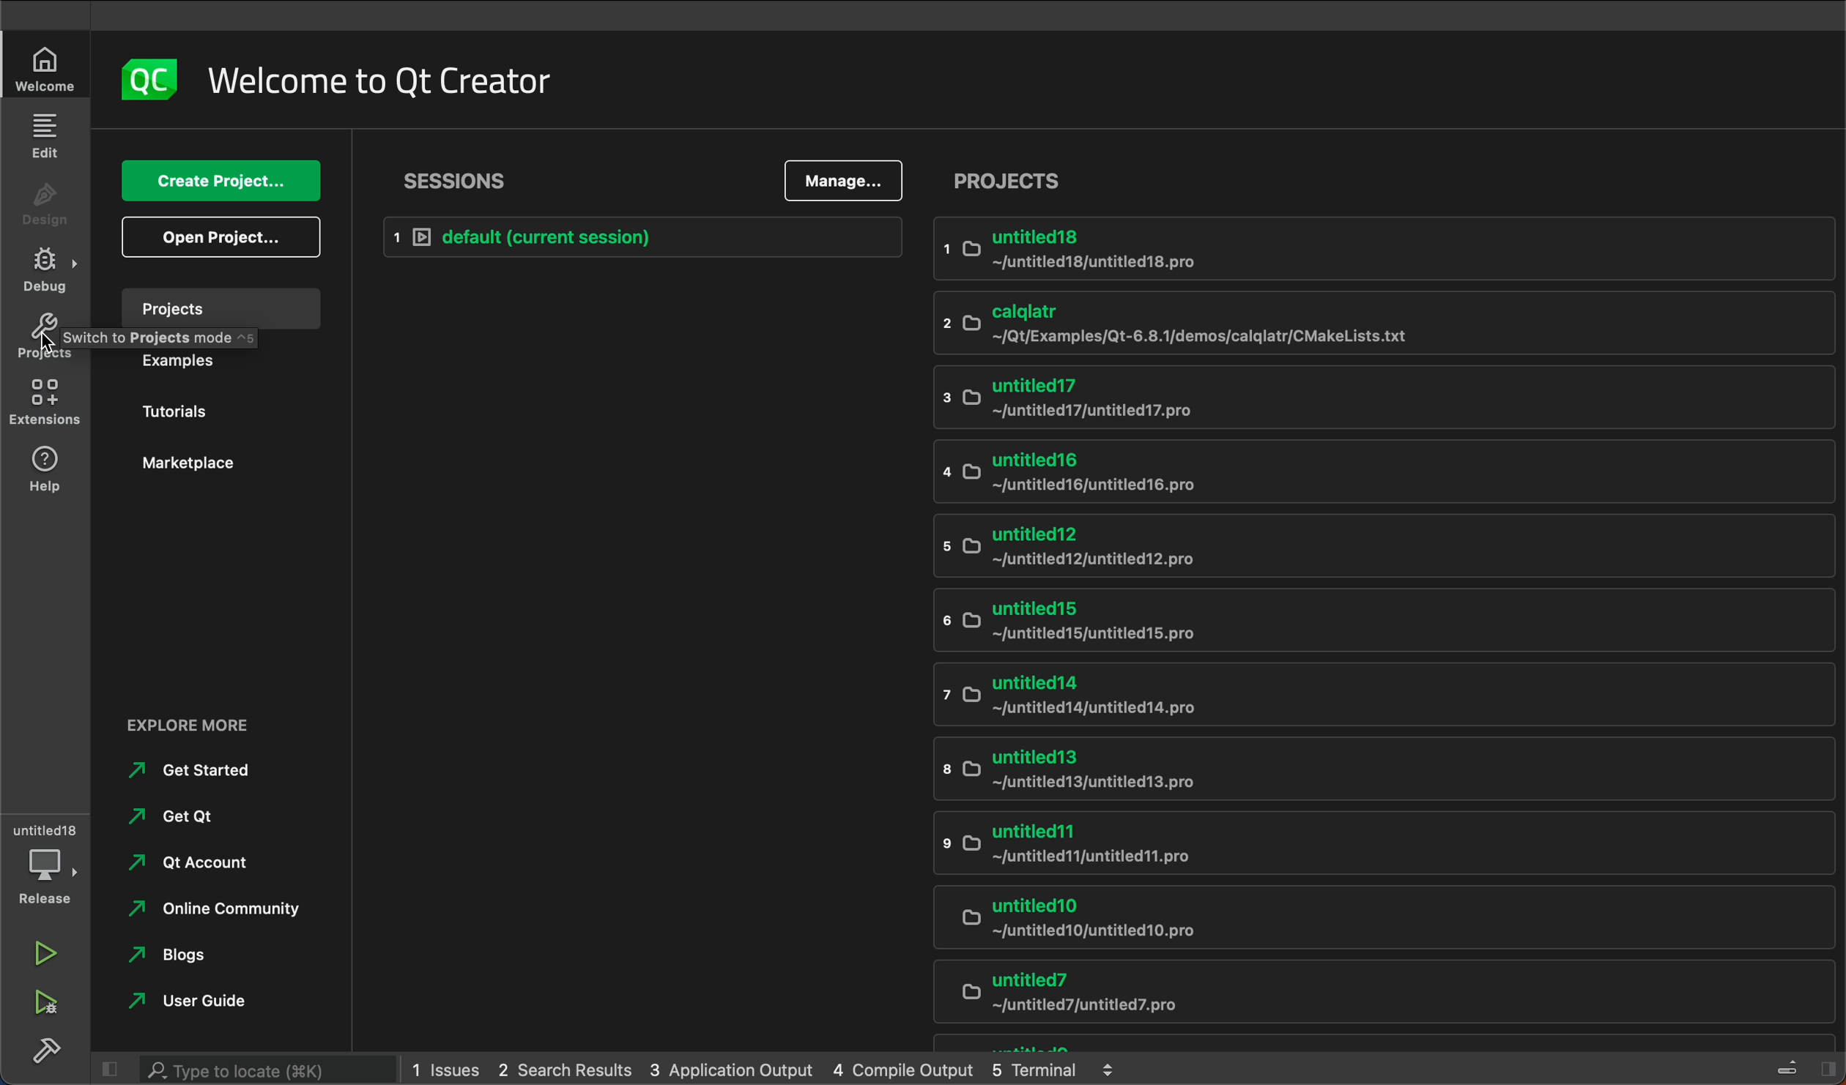 The width and height of the screenshot is (1846, 1085). I want to click on untitled 18, so click(1387, 251).